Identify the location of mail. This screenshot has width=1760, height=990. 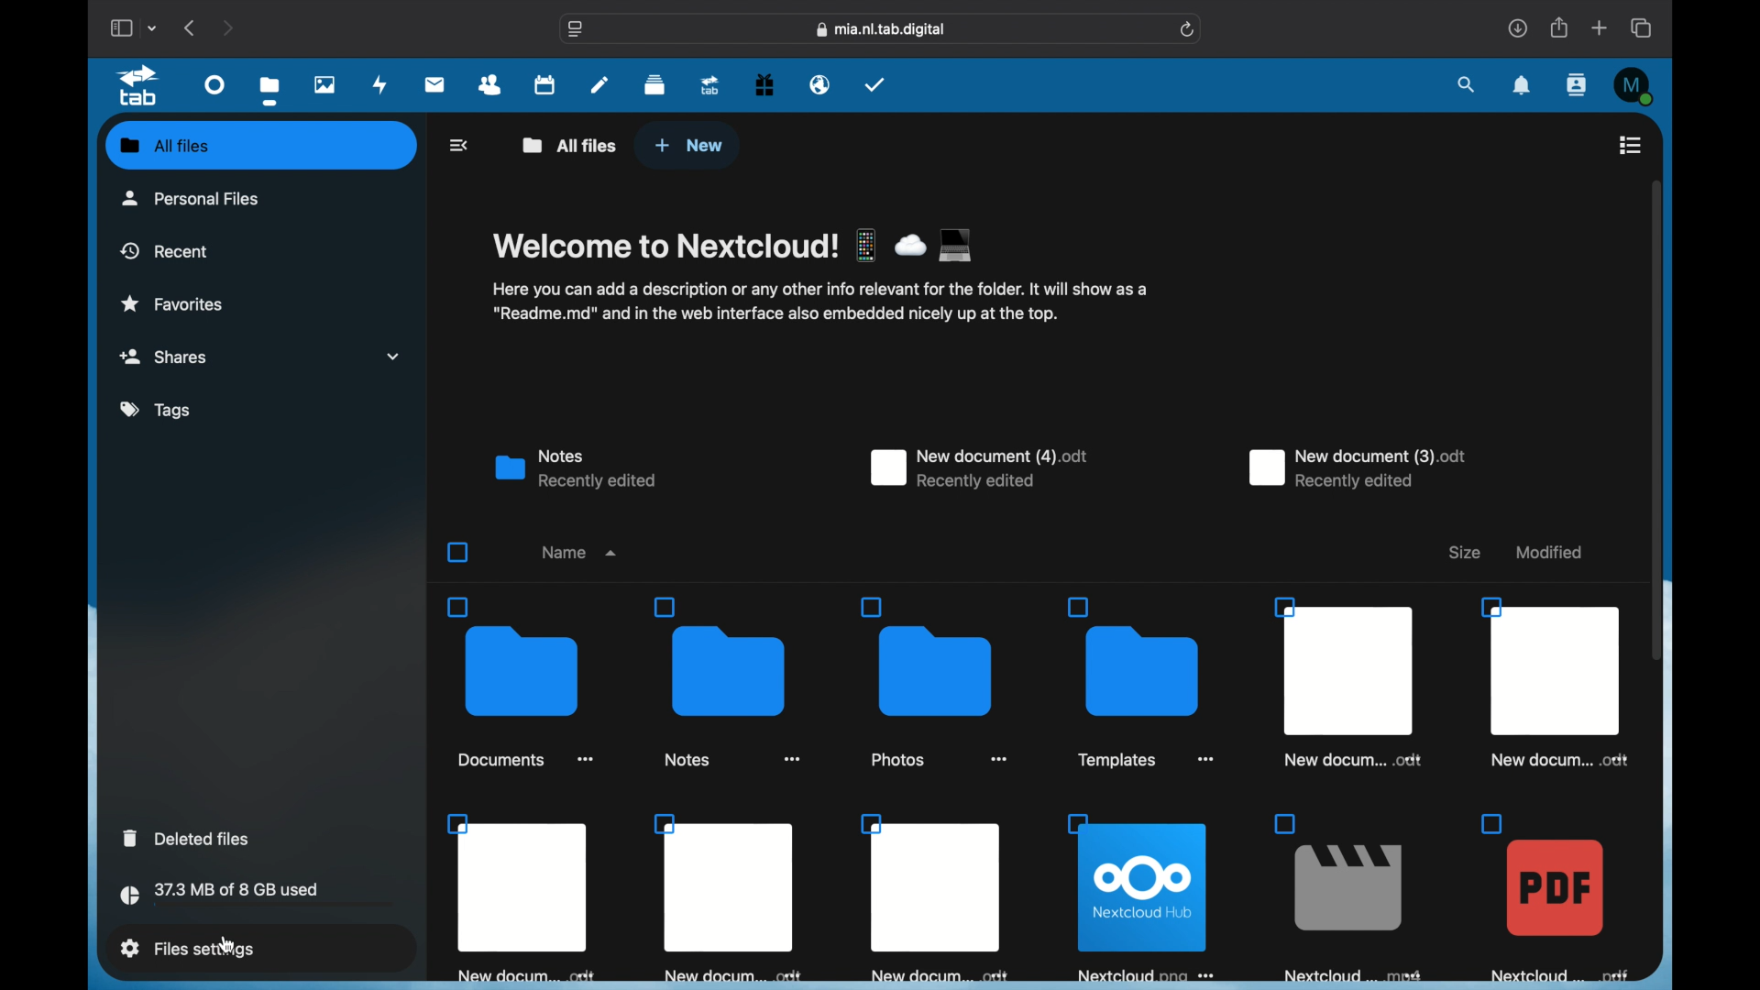
(434, 83).